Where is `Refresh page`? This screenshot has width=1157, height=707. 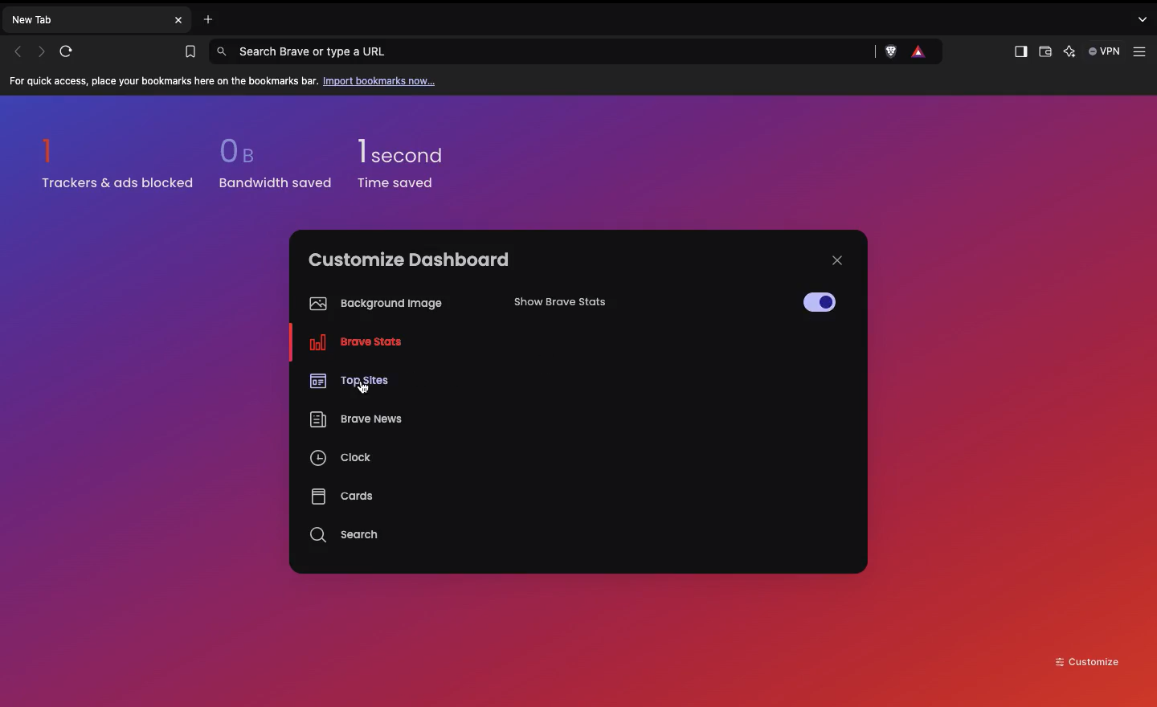
Refresh page is located at coordinates (72, 51).